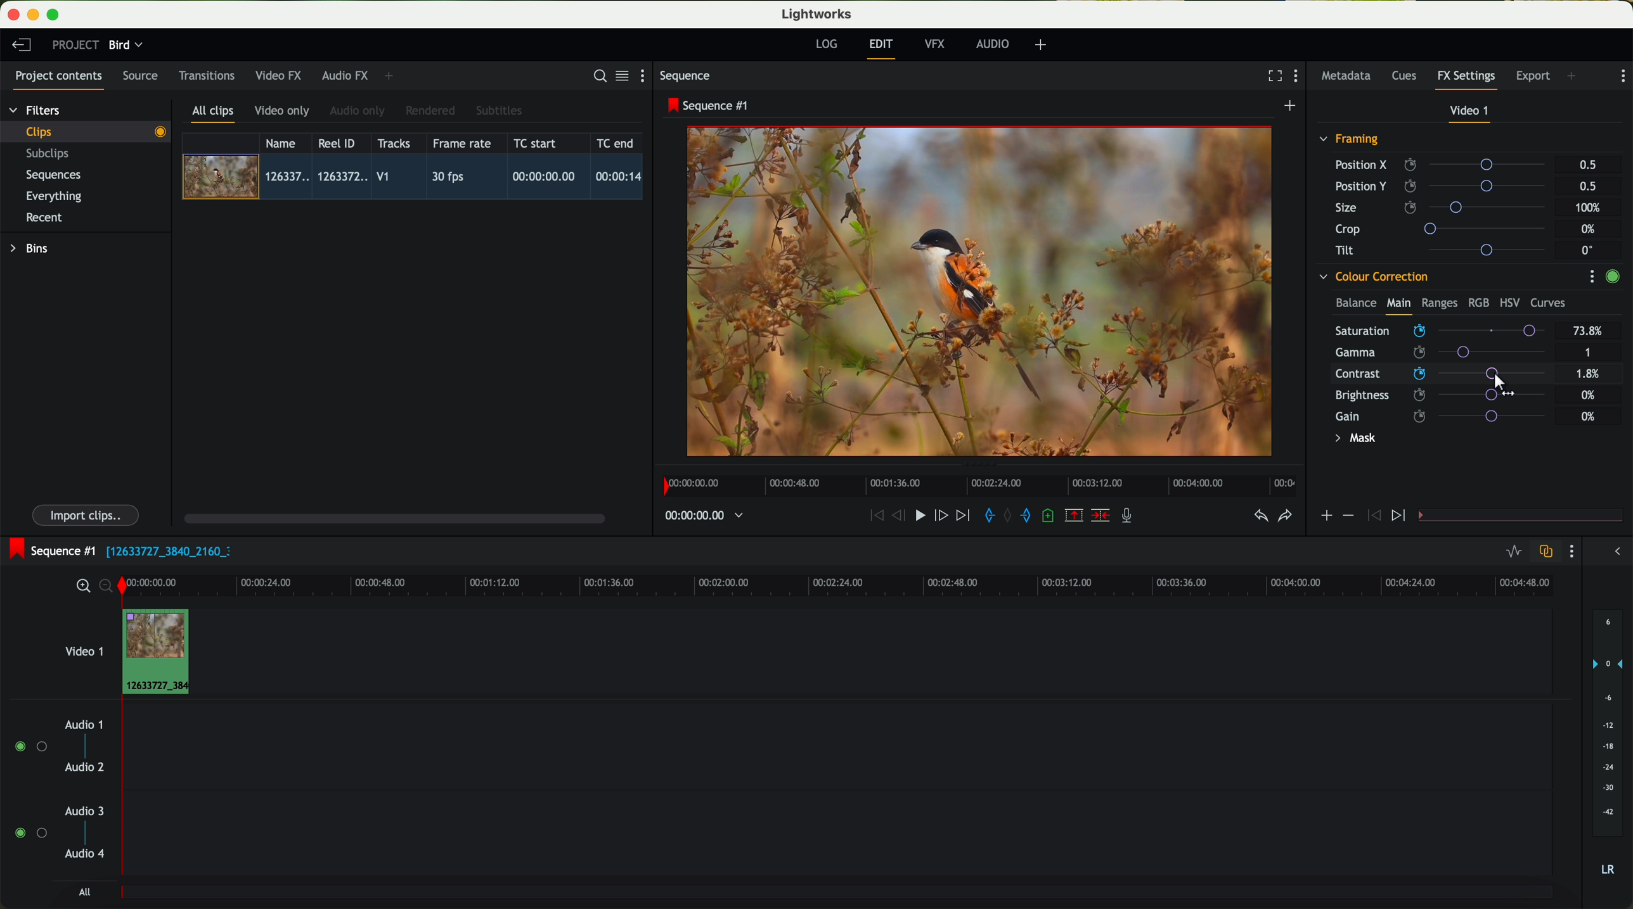 Image resolution: width=1633 pixels, height=909 pixels. Describe the element at coordinates (126, 46) in the screenshot. I see `bird` at that location.